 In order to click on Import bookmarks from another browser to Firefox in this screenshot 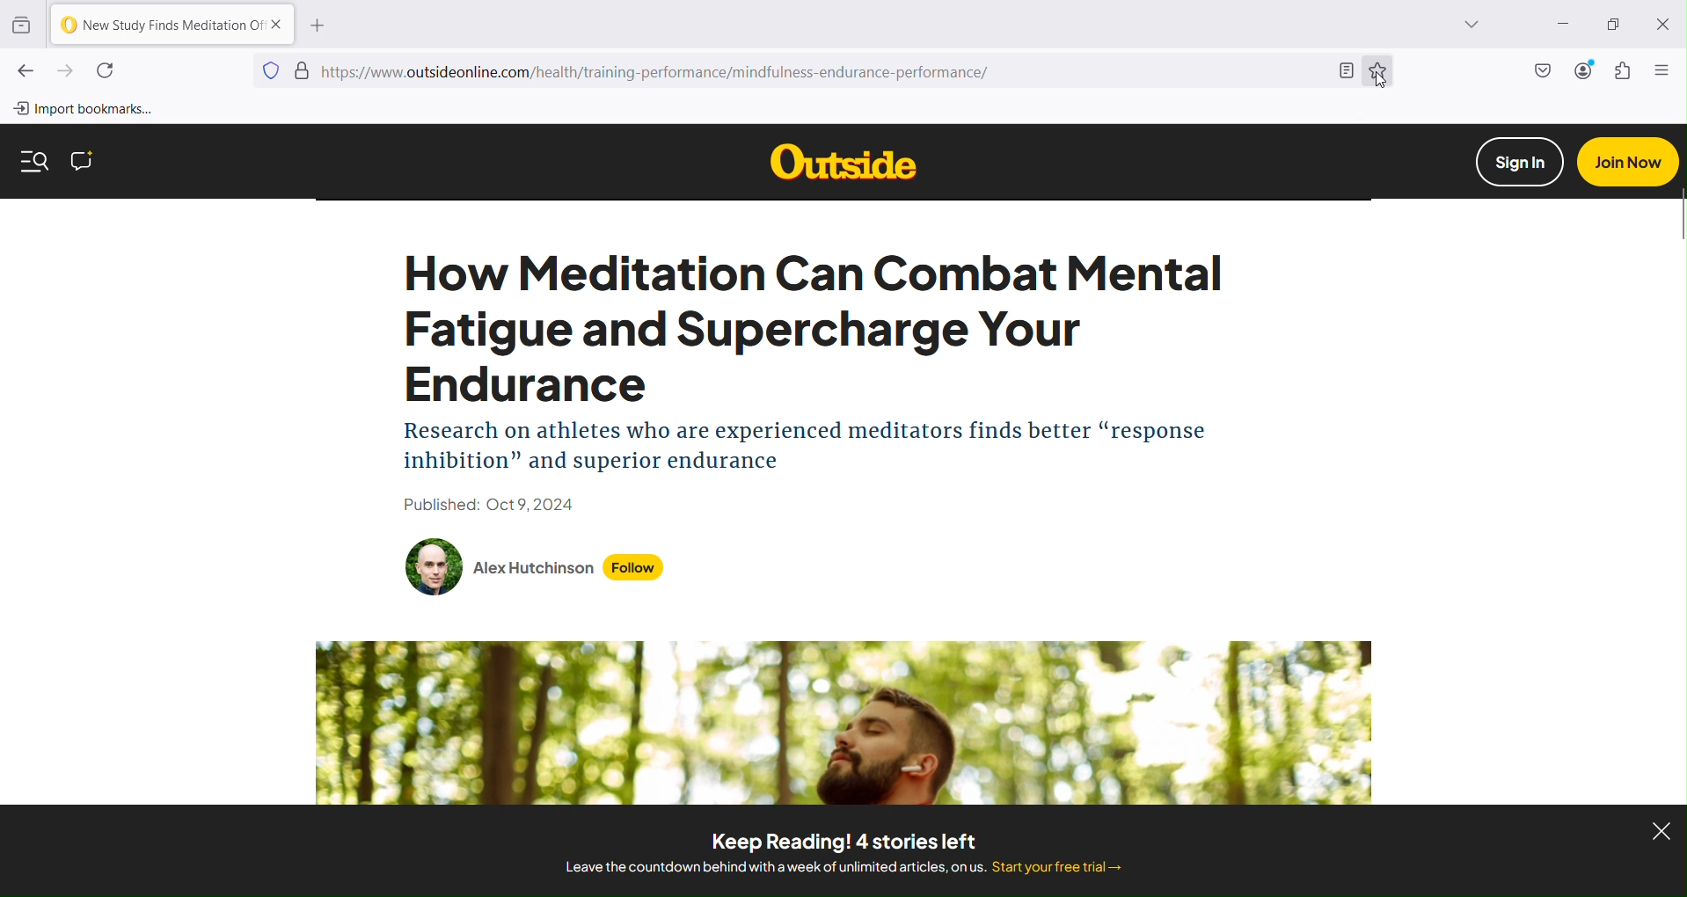, I will do `click(91, 109)`.